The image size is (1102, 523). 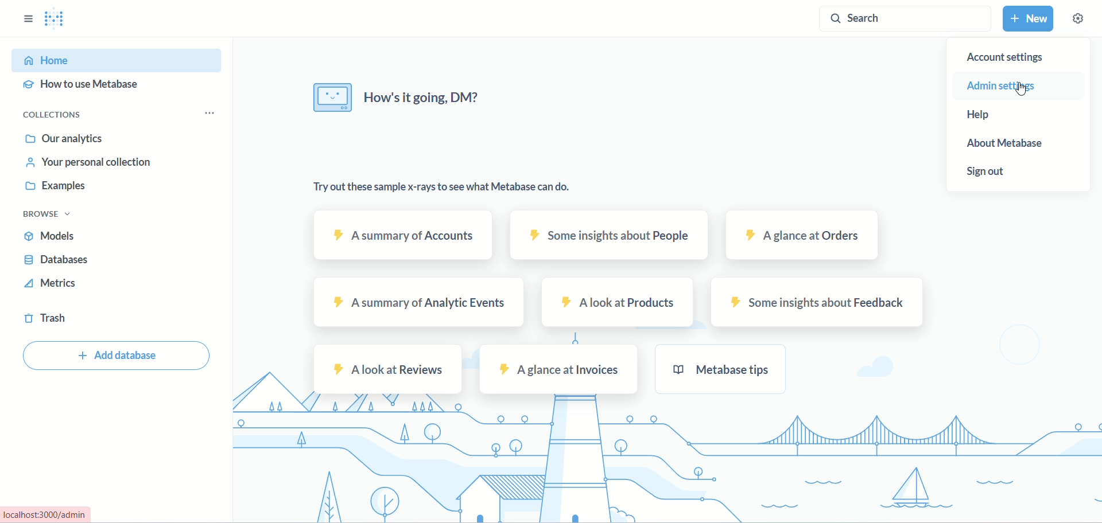 I want to click on text, so click(x=393, y=97).